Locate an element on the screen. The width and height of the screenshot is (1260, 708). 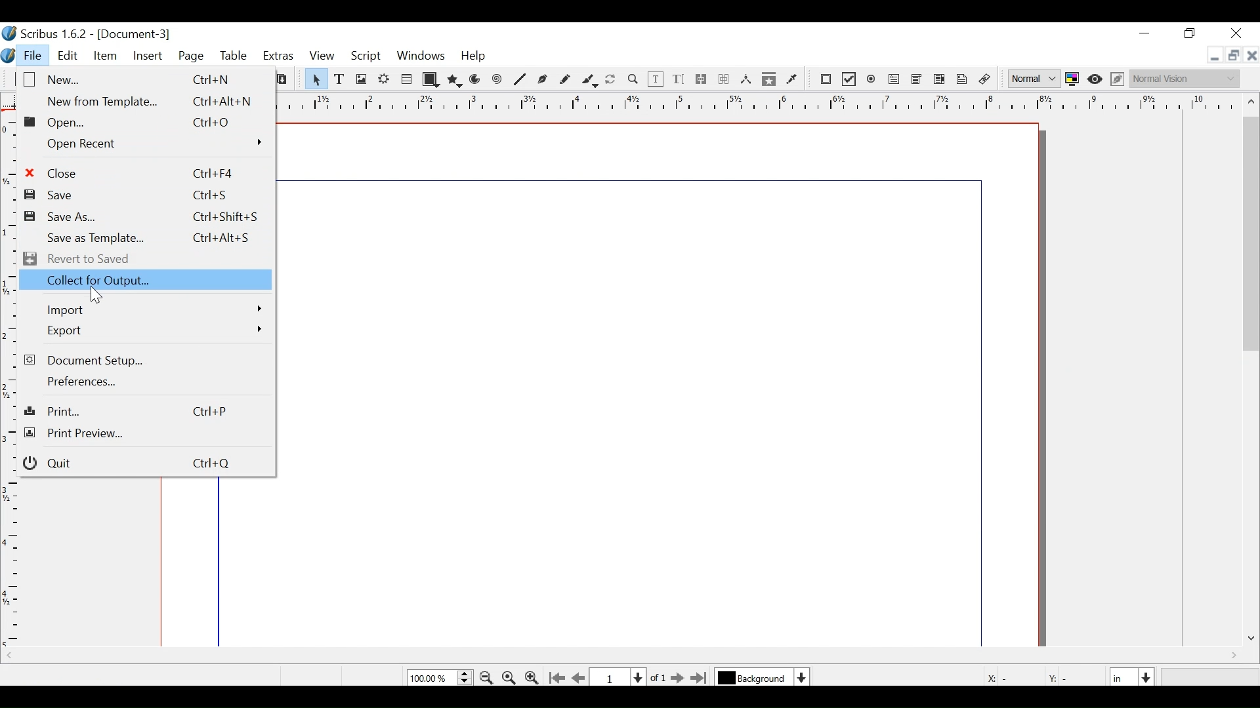
Arc is located at coordinates (475, 81).